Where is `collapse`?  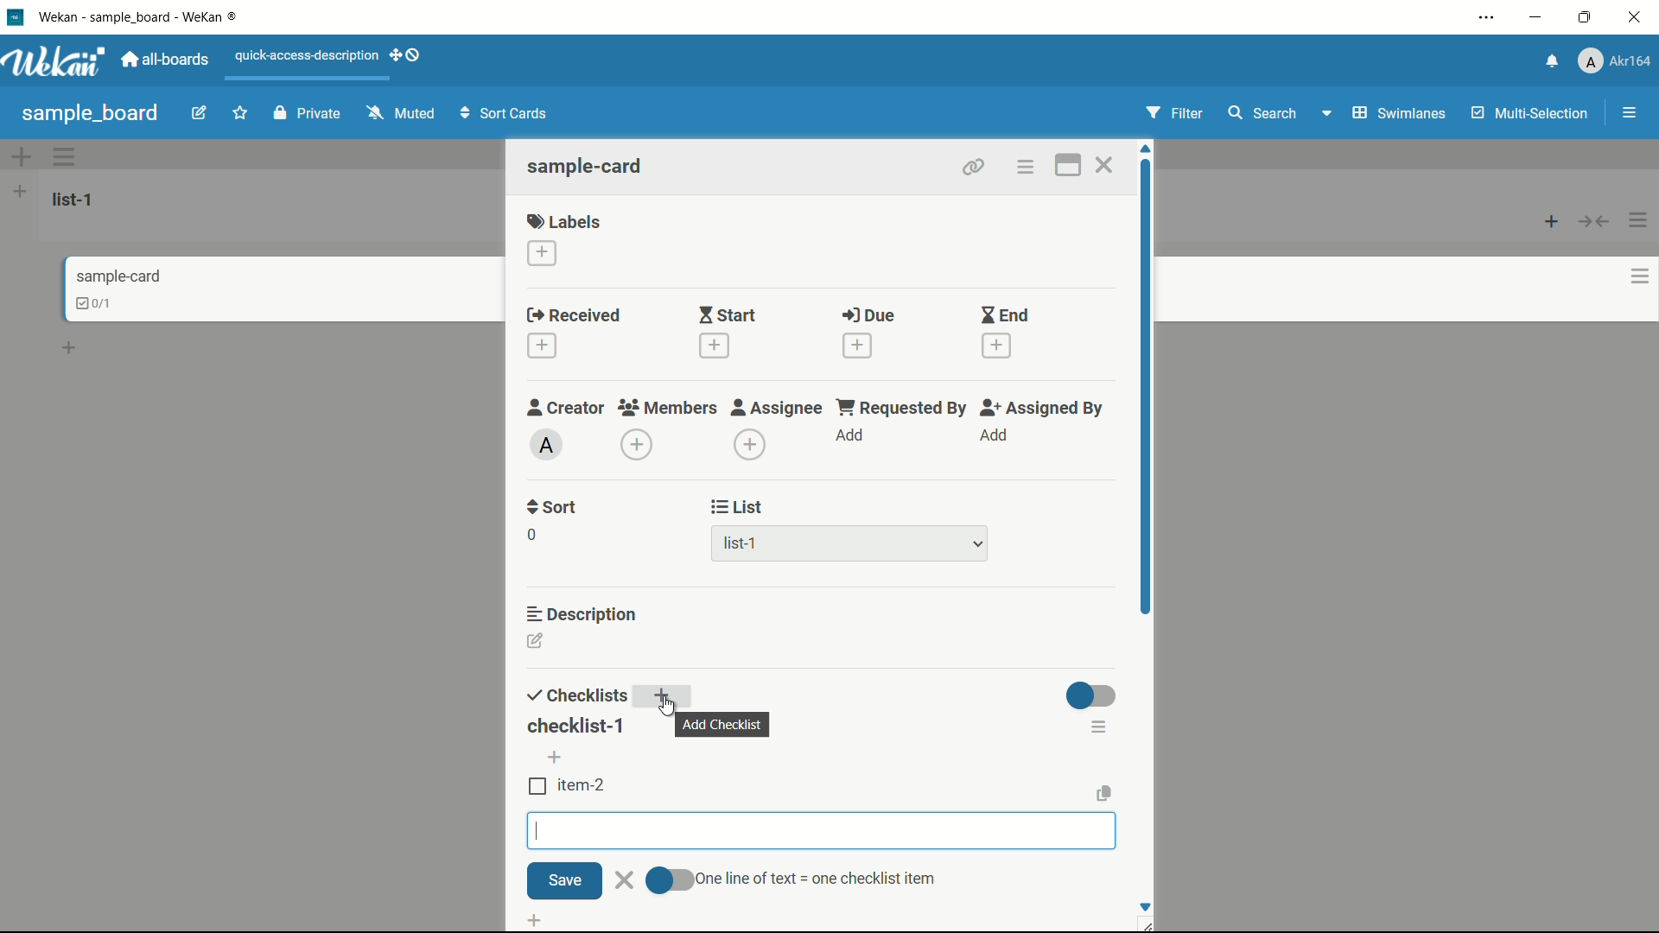
collapse is located at coordinates (1595, 221).